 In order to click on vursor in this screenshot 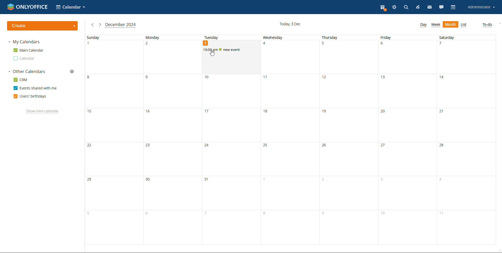, I will do `click(212, 53)`.